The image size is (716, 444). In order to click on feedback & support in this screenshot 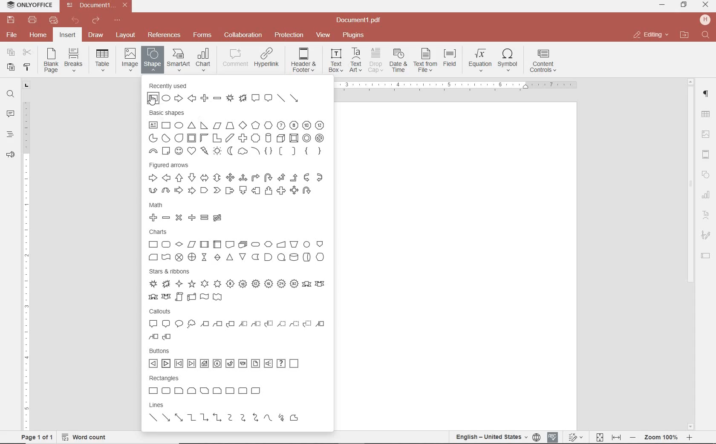, I will do `click(11, 155)`.